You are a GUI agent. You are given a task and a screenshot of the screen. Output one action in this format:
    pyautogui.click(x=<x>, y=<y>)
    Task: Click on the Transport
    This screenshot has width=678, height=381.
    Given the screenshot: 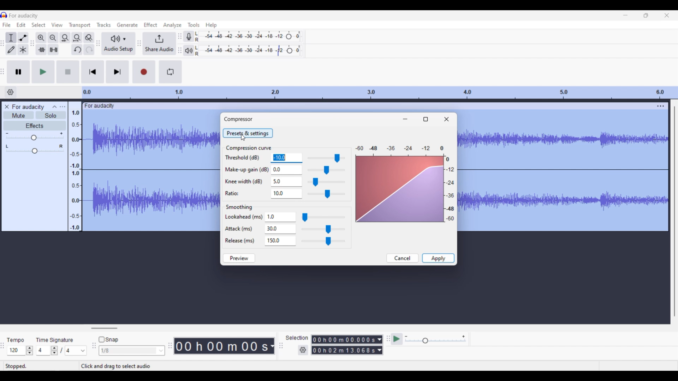 What is the action you would take?
    pyautogui.click(x=80, y=25)
    